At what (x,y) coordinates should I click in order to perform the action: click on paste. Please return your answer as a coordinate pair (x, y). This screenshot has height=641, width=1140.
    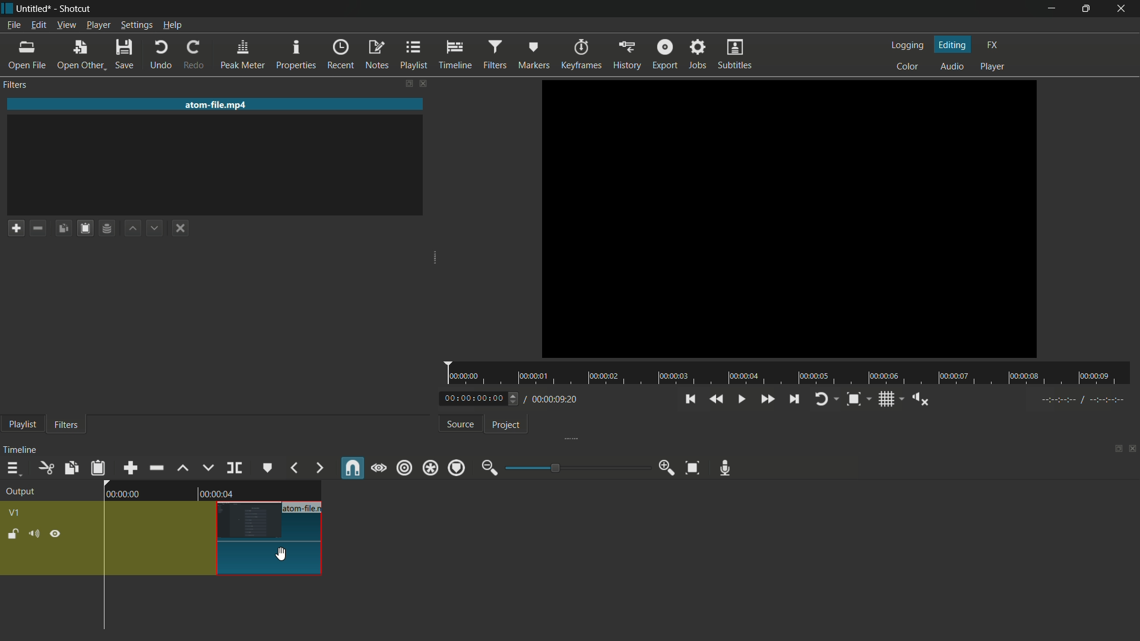
    Looking at the image, I should click on (98, 468).